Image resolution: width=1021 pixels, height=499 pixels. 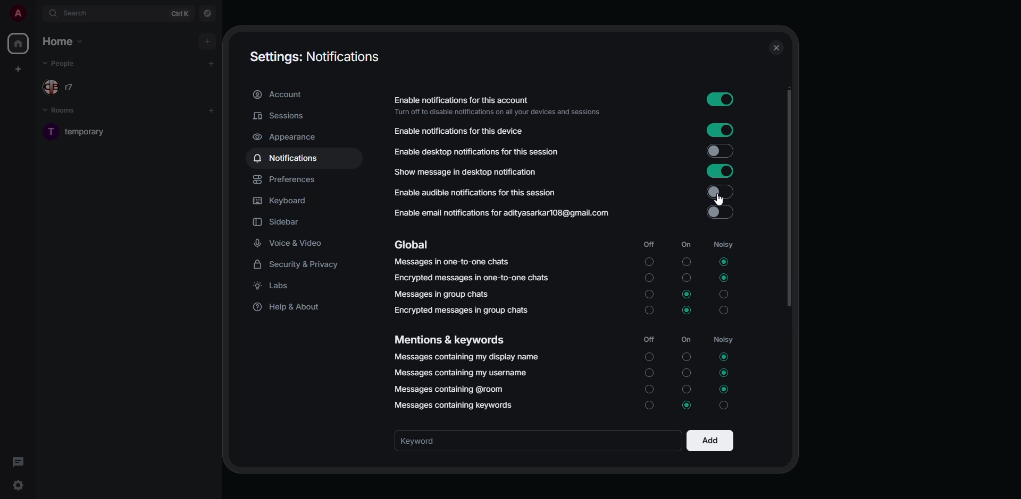 I want to click on selected, so click(x=724, y=372).